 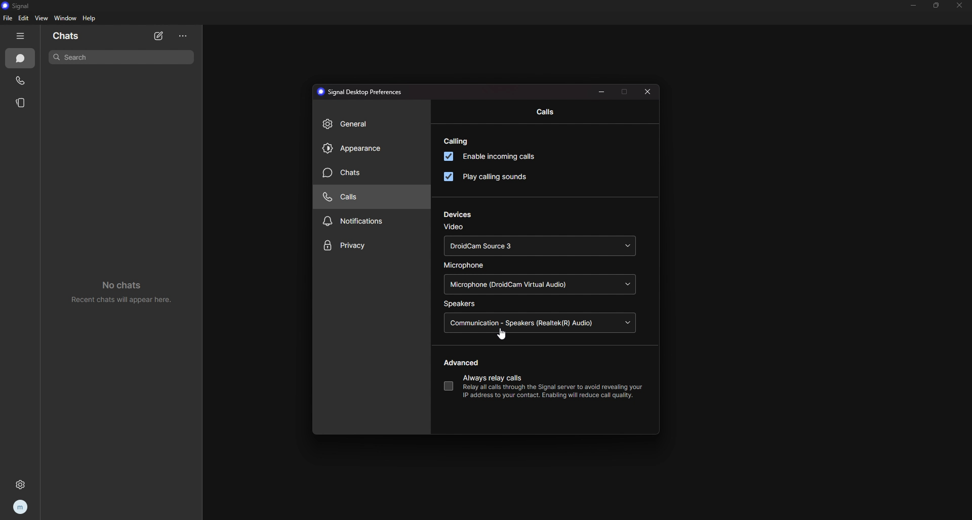 What do you see at coordinates (459, 214) in the screenshot?
I see `devices` at bounding box center [459, 214].